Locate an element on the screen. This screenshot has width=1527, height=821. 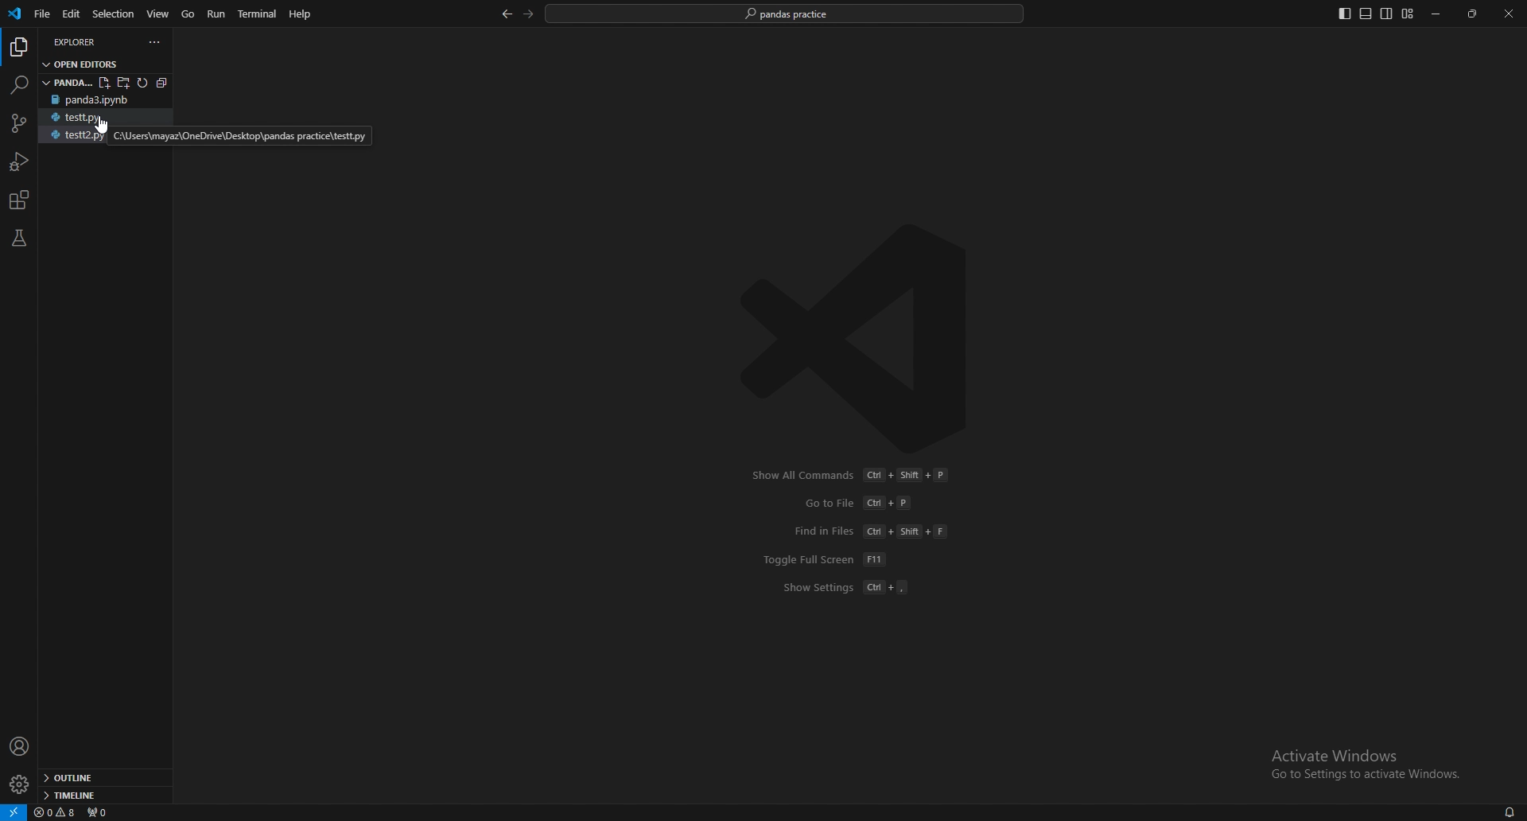
more actions is located at coordinates (155, 42).